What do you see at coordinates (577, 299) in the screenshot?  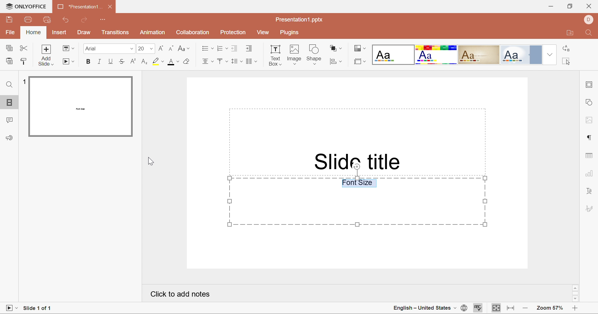 I see `Scroll Down` at bounding box center [577, 299].